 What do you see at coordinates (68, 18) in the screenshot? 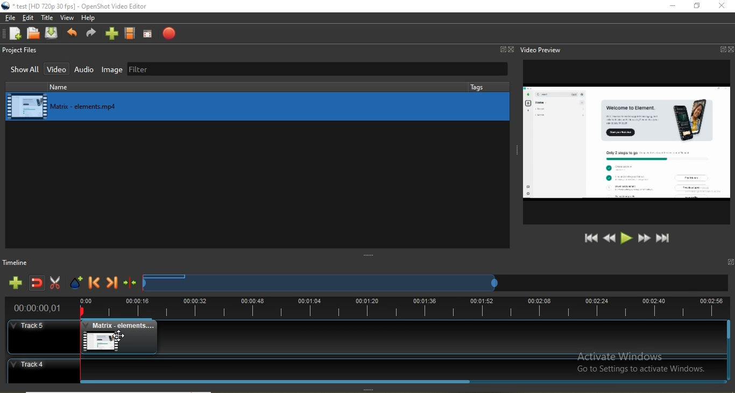
I see `View ` at bounding box center [68, 18].